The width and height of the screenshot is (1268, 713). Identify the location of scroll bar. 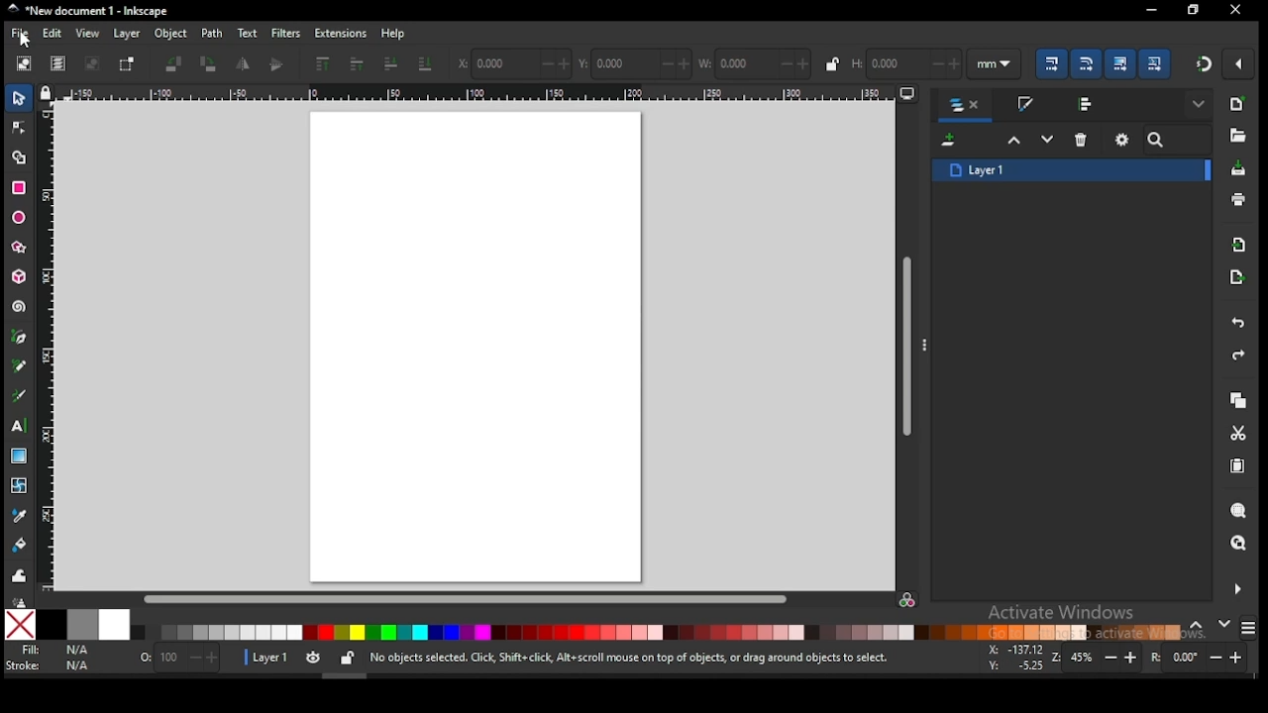
(466, 599).